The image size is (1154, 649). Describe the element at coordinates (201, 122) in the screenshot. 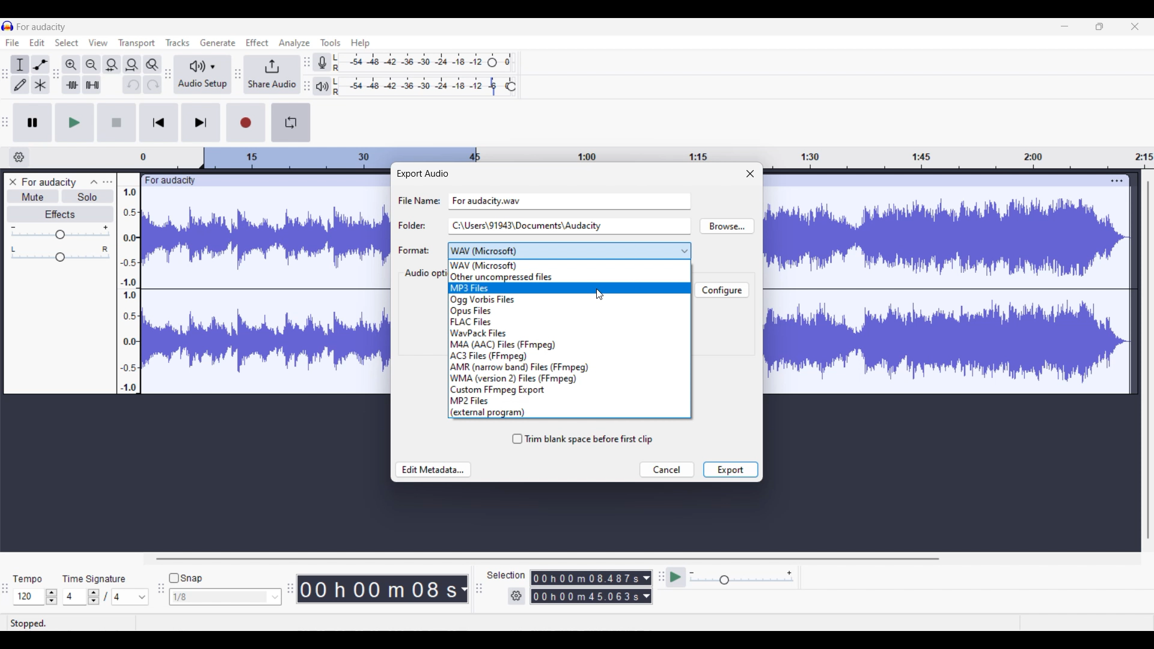

I see `Skip/Select to end` at that location.